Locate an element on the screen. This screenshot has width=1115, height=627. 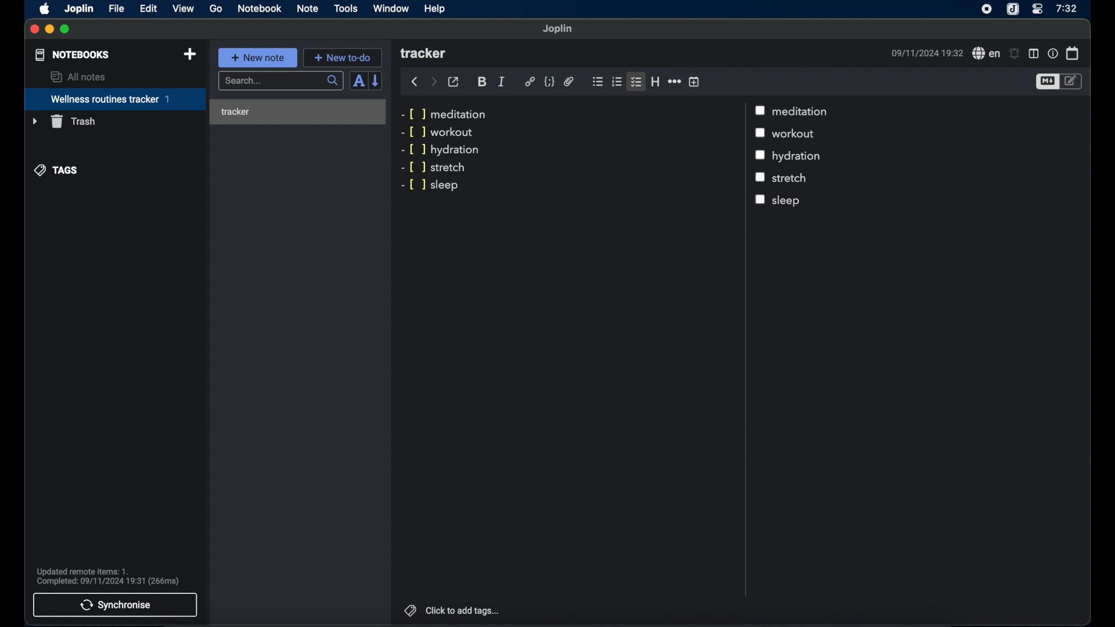
tools is located at coordinates (346, 9).